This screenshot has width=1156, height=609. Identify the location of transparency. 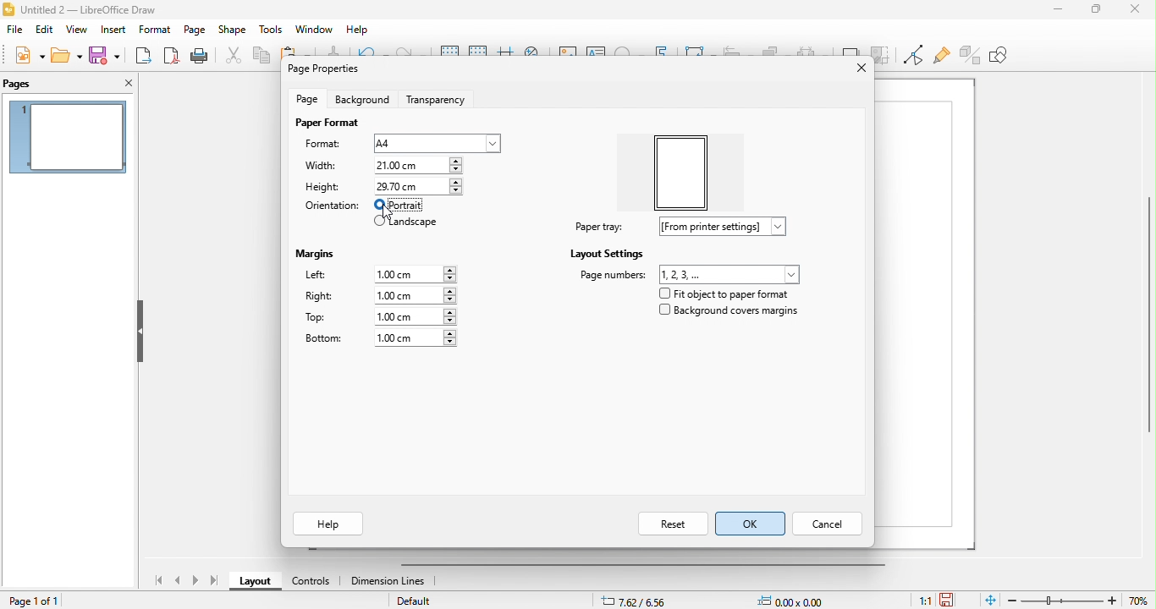
(439, 101).